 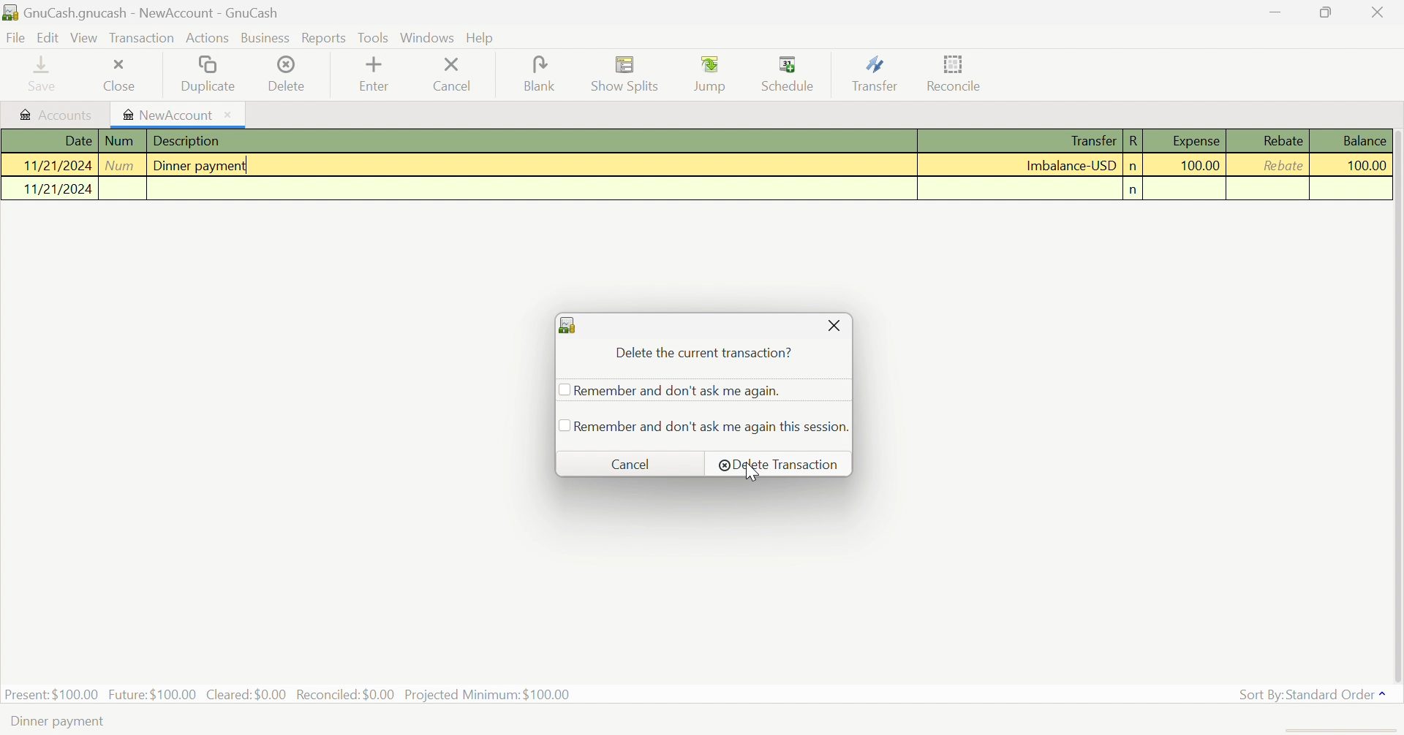 I want to click on Actions, so click(x=208, y=38).